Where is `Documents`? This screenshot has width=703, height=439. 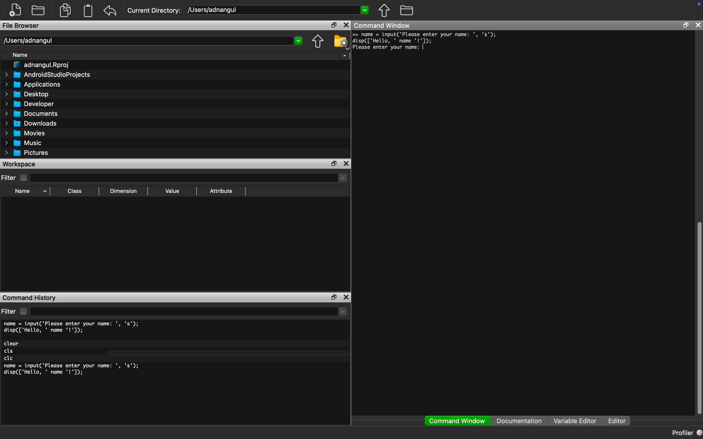
Documents is located at coordinates (33, 114).